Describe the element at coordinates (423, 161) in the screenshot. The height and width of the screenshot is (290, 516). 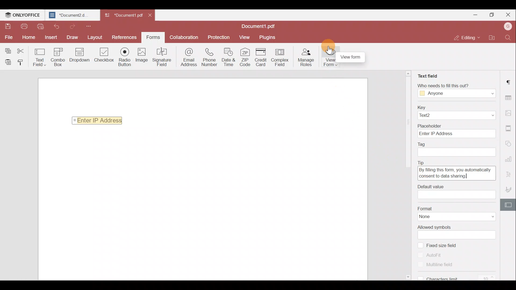
I see `Tip` at that location.